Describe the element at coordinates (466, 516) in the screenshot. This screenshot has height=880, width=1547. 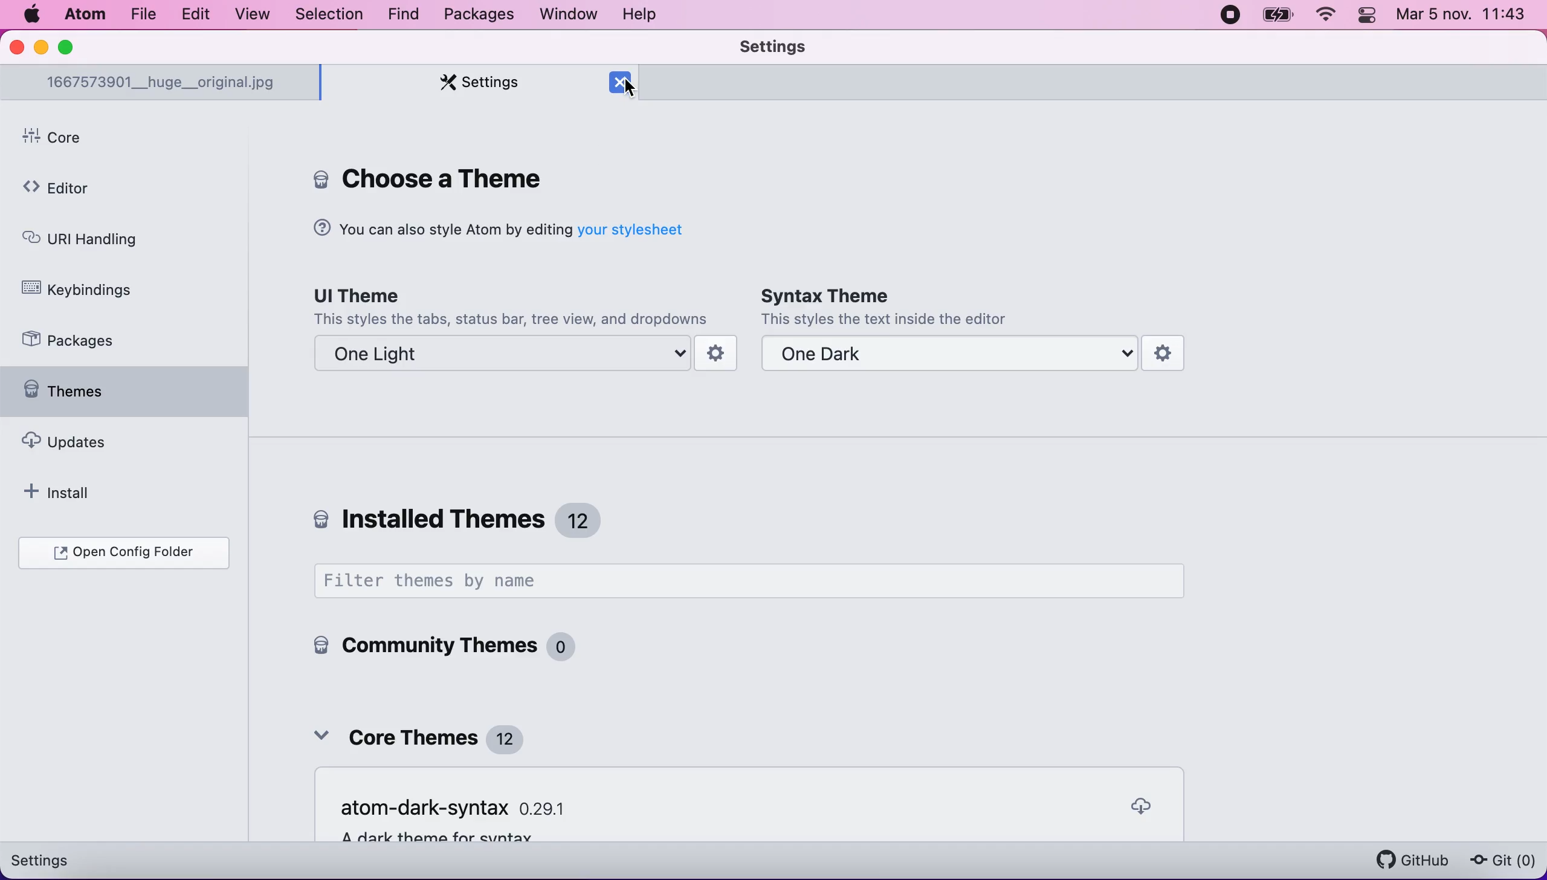
I see `installed themes` at that location.